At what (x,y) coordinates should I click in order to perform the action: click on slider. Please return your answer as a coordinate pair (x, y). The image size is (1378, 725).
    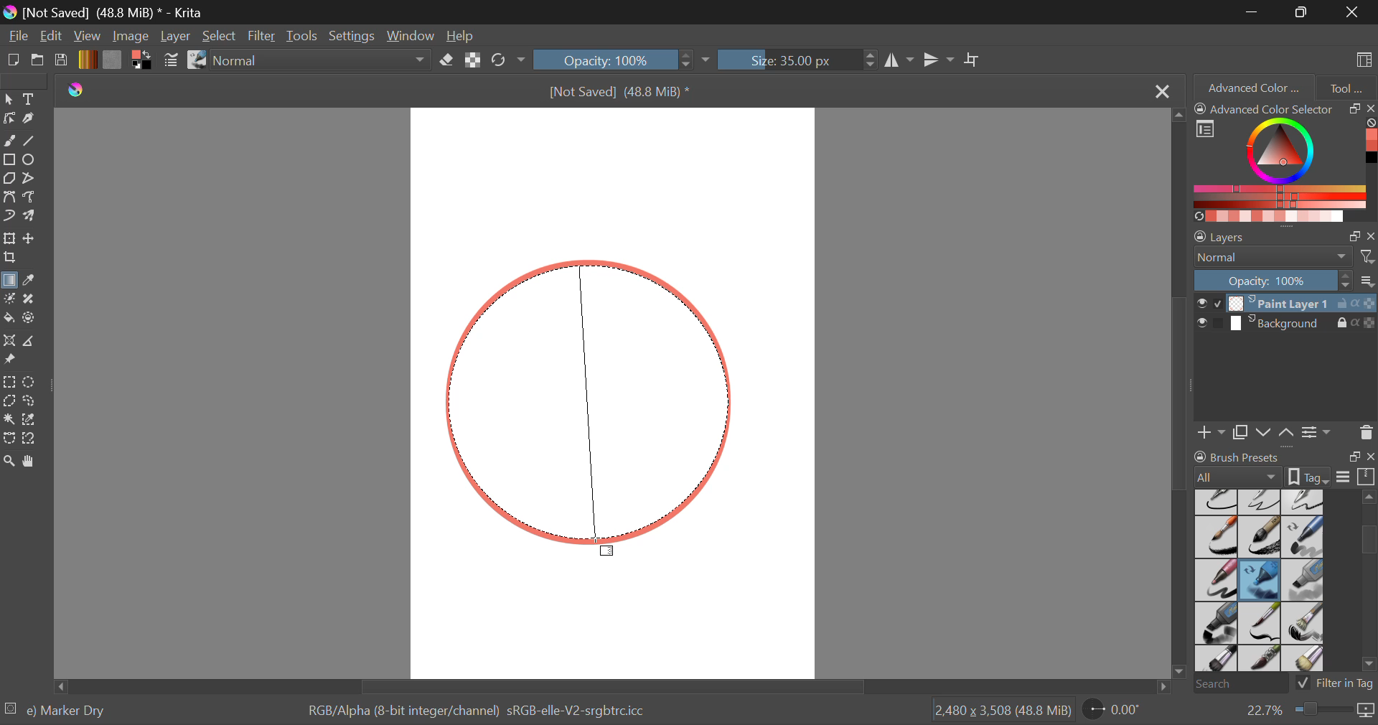
    Looking at the image, I should click on (1364, 584).